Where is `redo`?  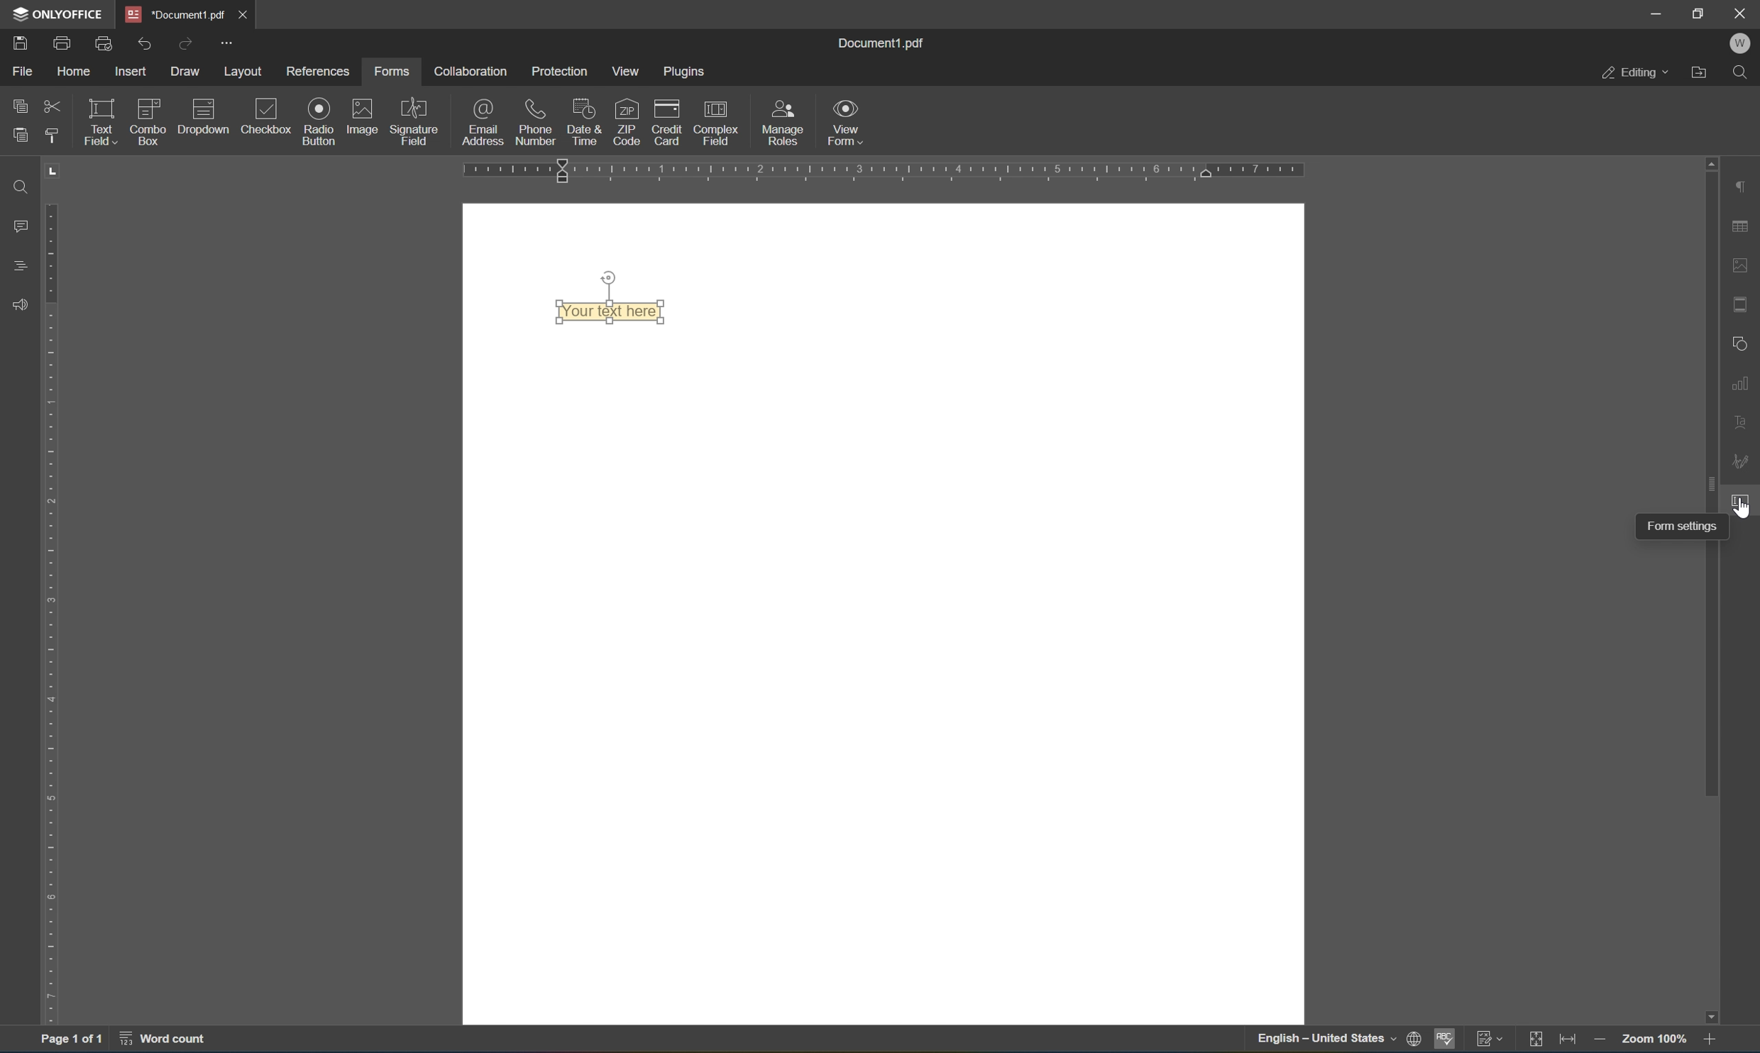
redo is located at coordinates (185, 42).